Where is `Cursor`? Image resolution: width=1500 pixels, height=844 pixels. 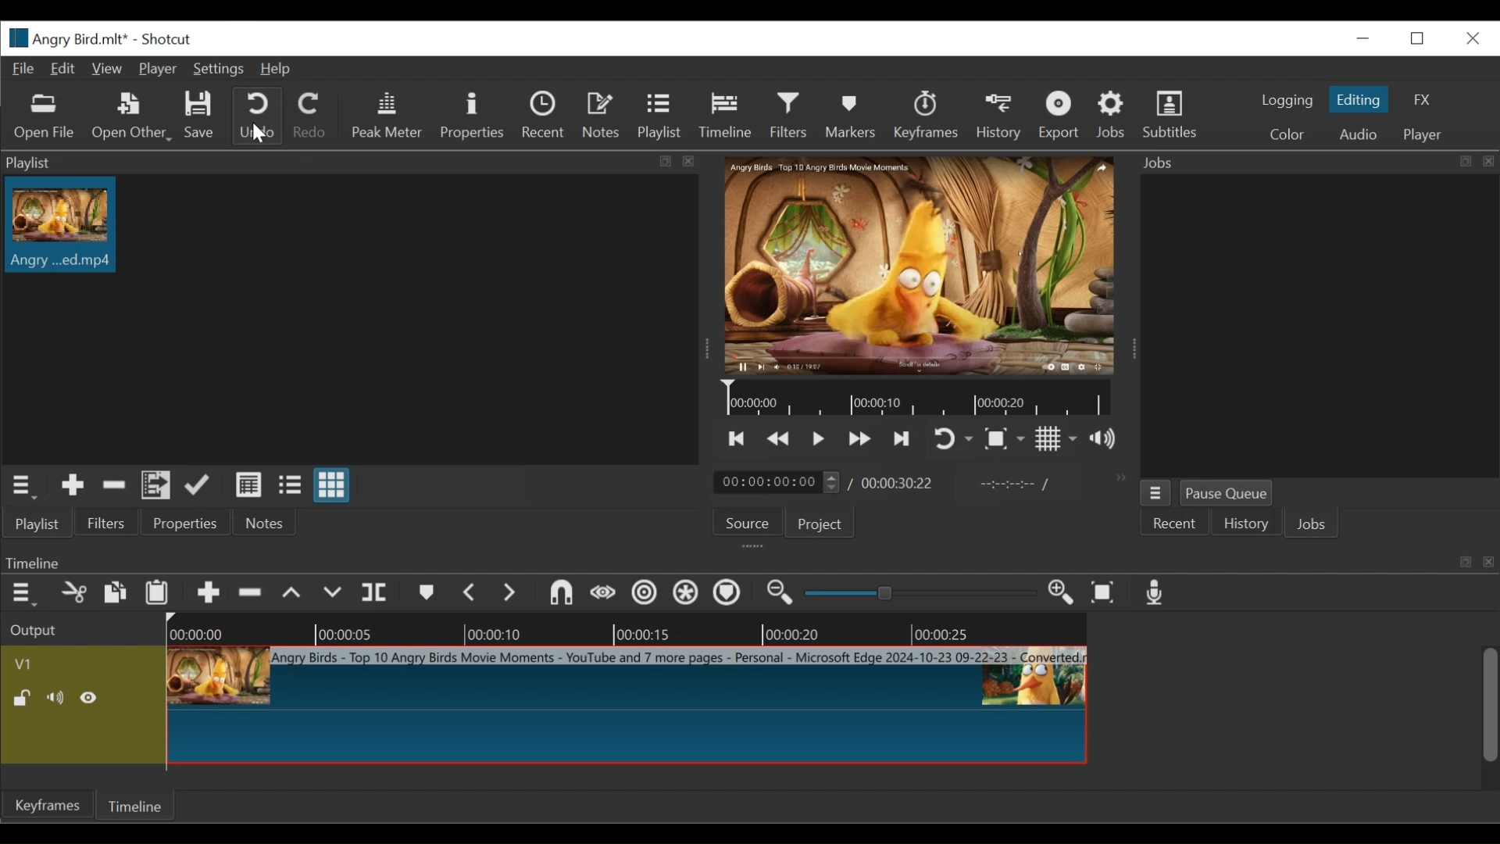
Cursor is located at coordinates (255, 136).